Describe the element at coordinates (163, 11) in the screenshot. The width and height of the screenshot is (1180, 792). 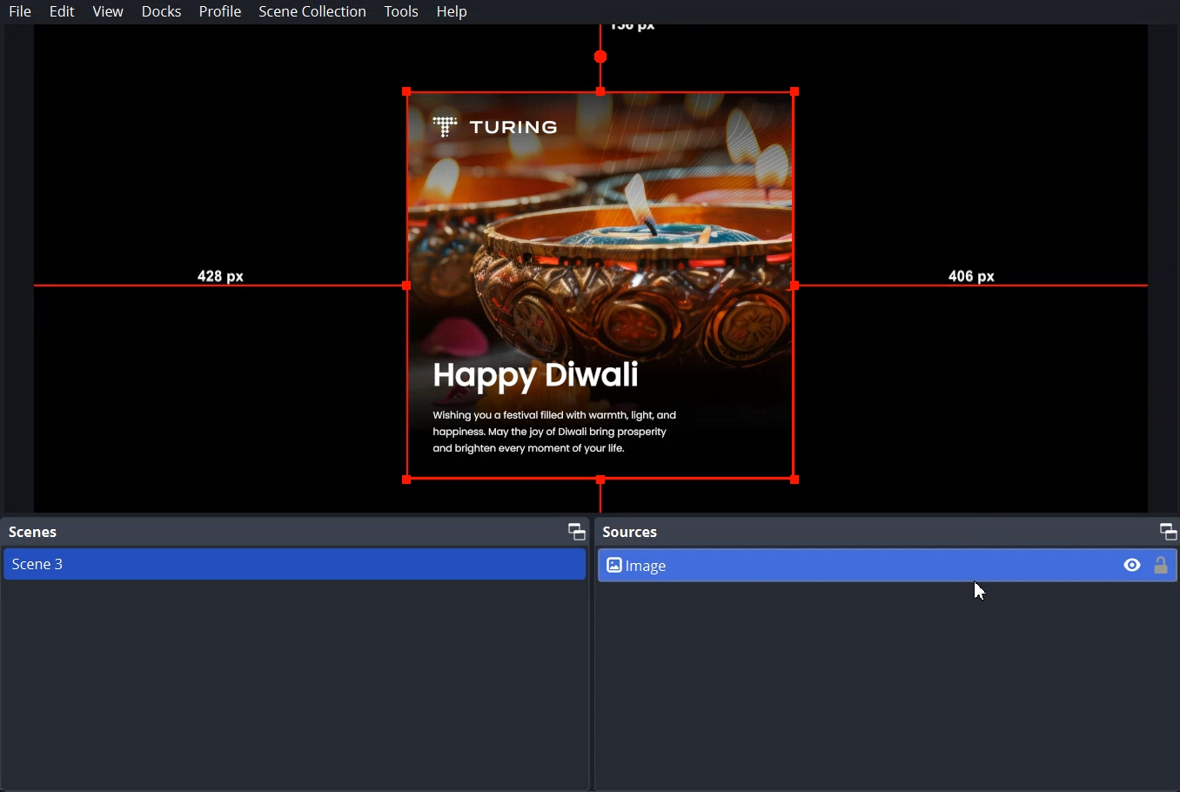
I see `Docks` at that location.